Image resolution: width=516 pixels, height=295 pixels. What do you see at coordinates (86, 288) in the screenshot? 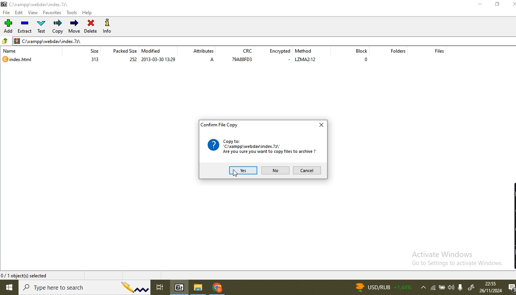
I see `search bar` at bounding box center [86, 288].